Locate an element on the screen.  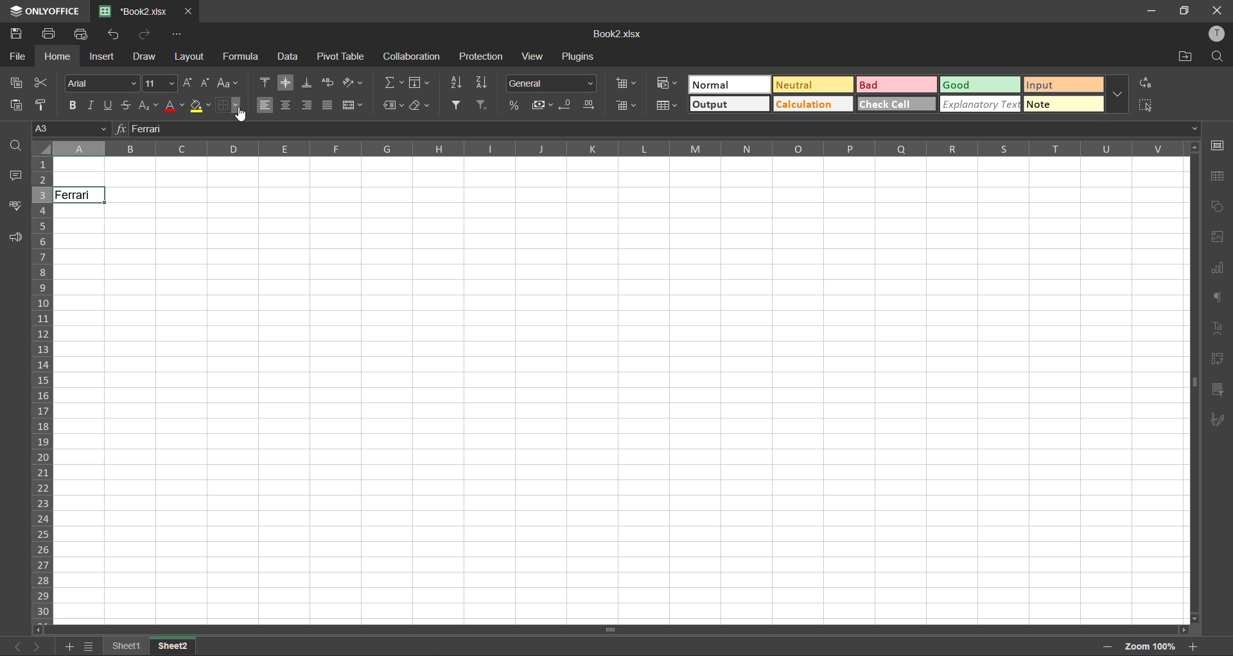
Scrollbar  is located at coordinates (614, 630).